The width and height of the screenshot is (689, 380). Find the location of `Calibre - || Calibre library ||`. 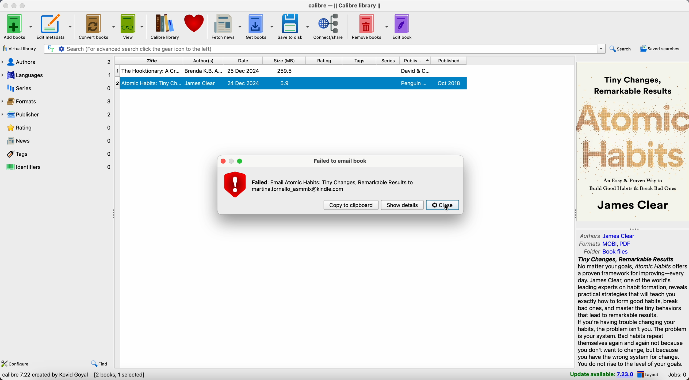

Calibre - || Calibre library || is located at coordinates (344, 6).